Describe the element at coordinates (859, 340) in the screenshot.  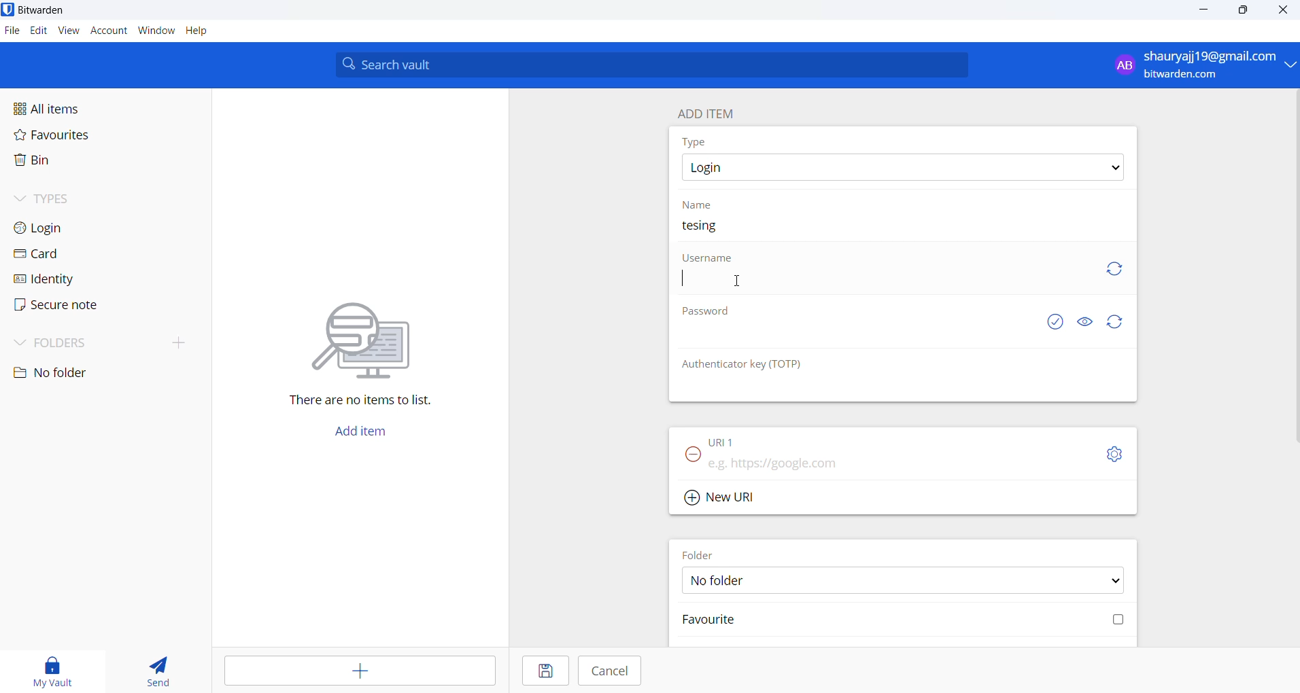
I see `Password input box` at that location.